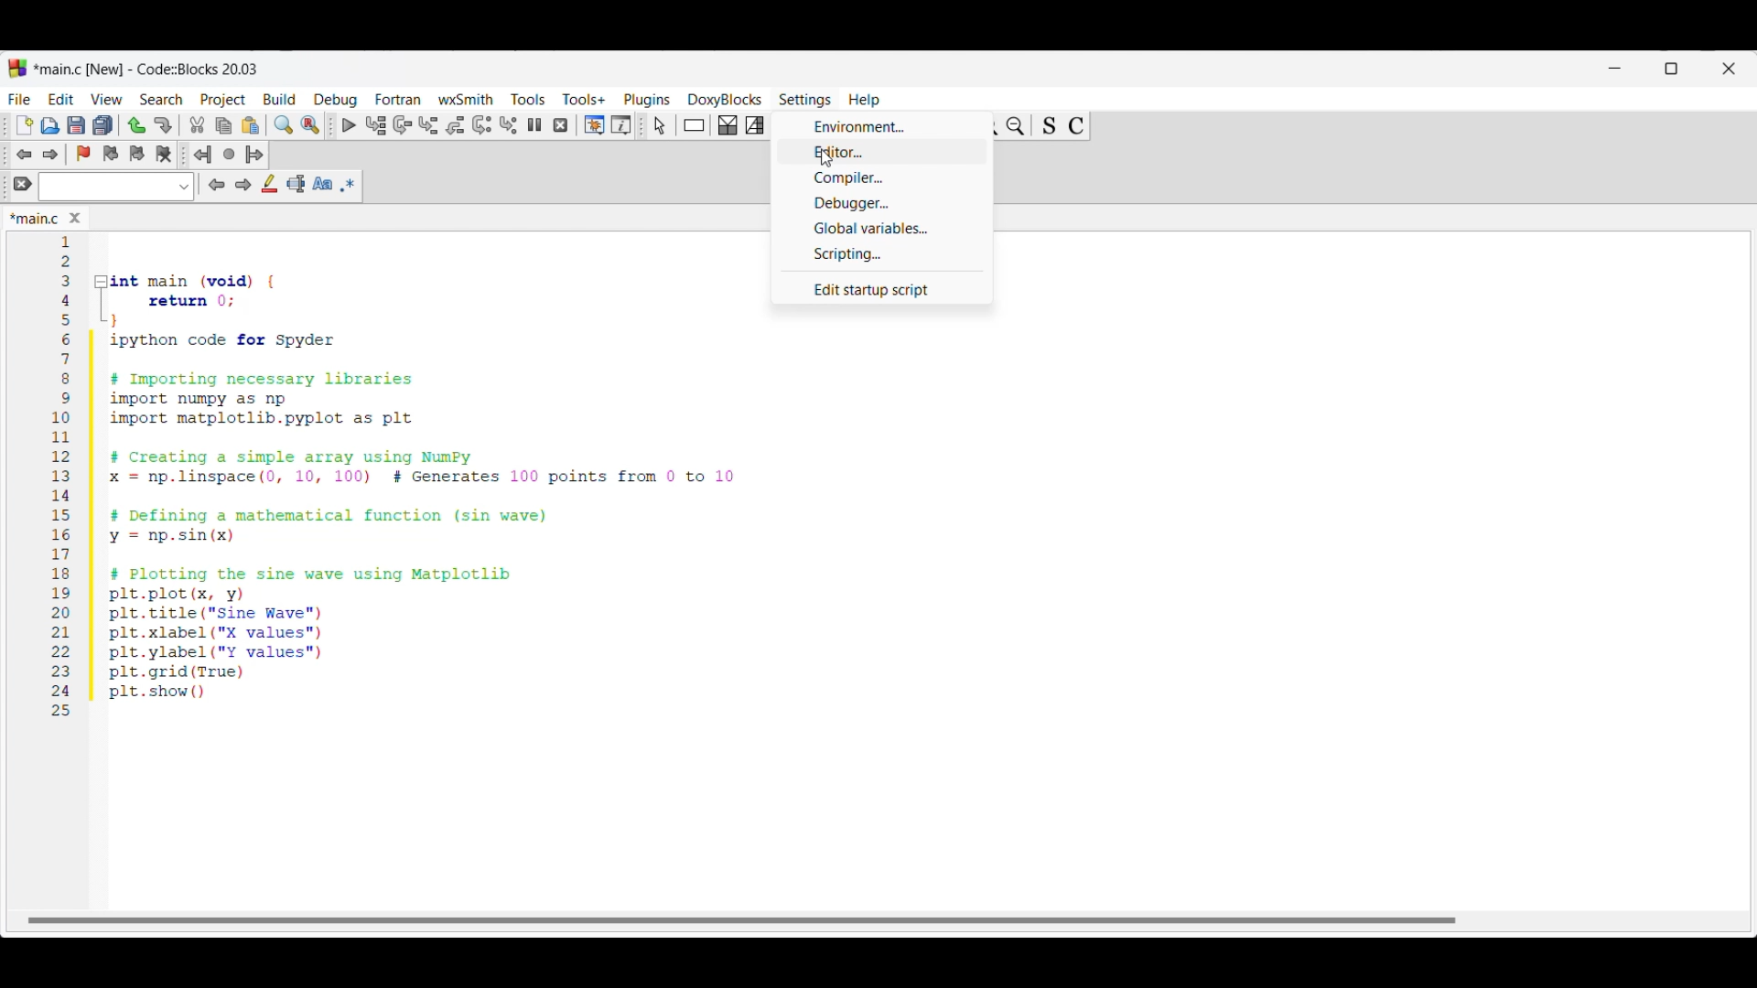  I want to click on Highlight, so click(269, 183).